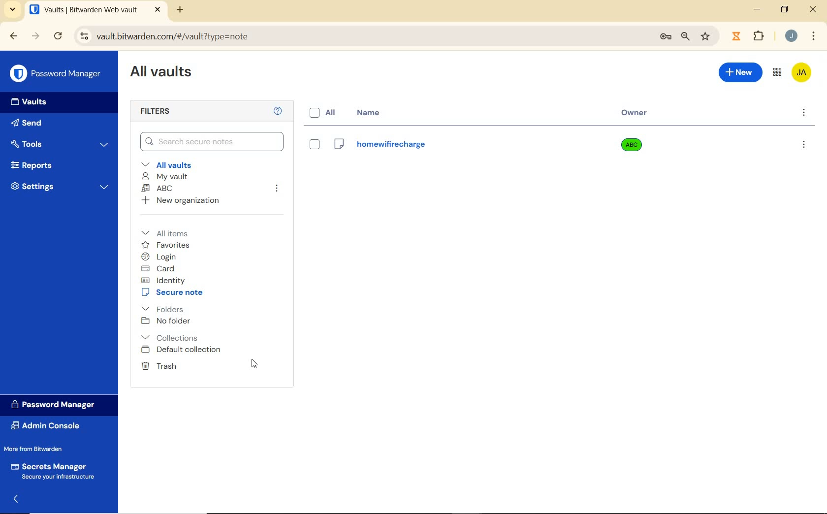  What do you see at coordinates (14, 11) in the screenshot?
I see `search tabs` at bounding box center [14, 11].